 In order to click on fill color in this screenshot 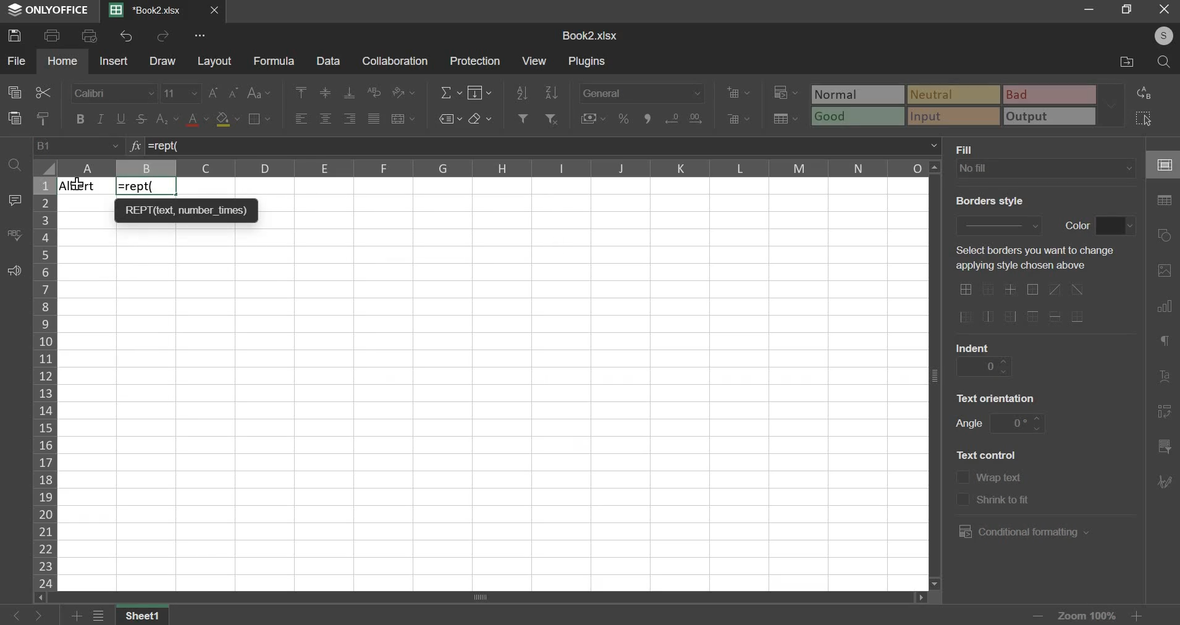, I will do `click(228, 119)`.